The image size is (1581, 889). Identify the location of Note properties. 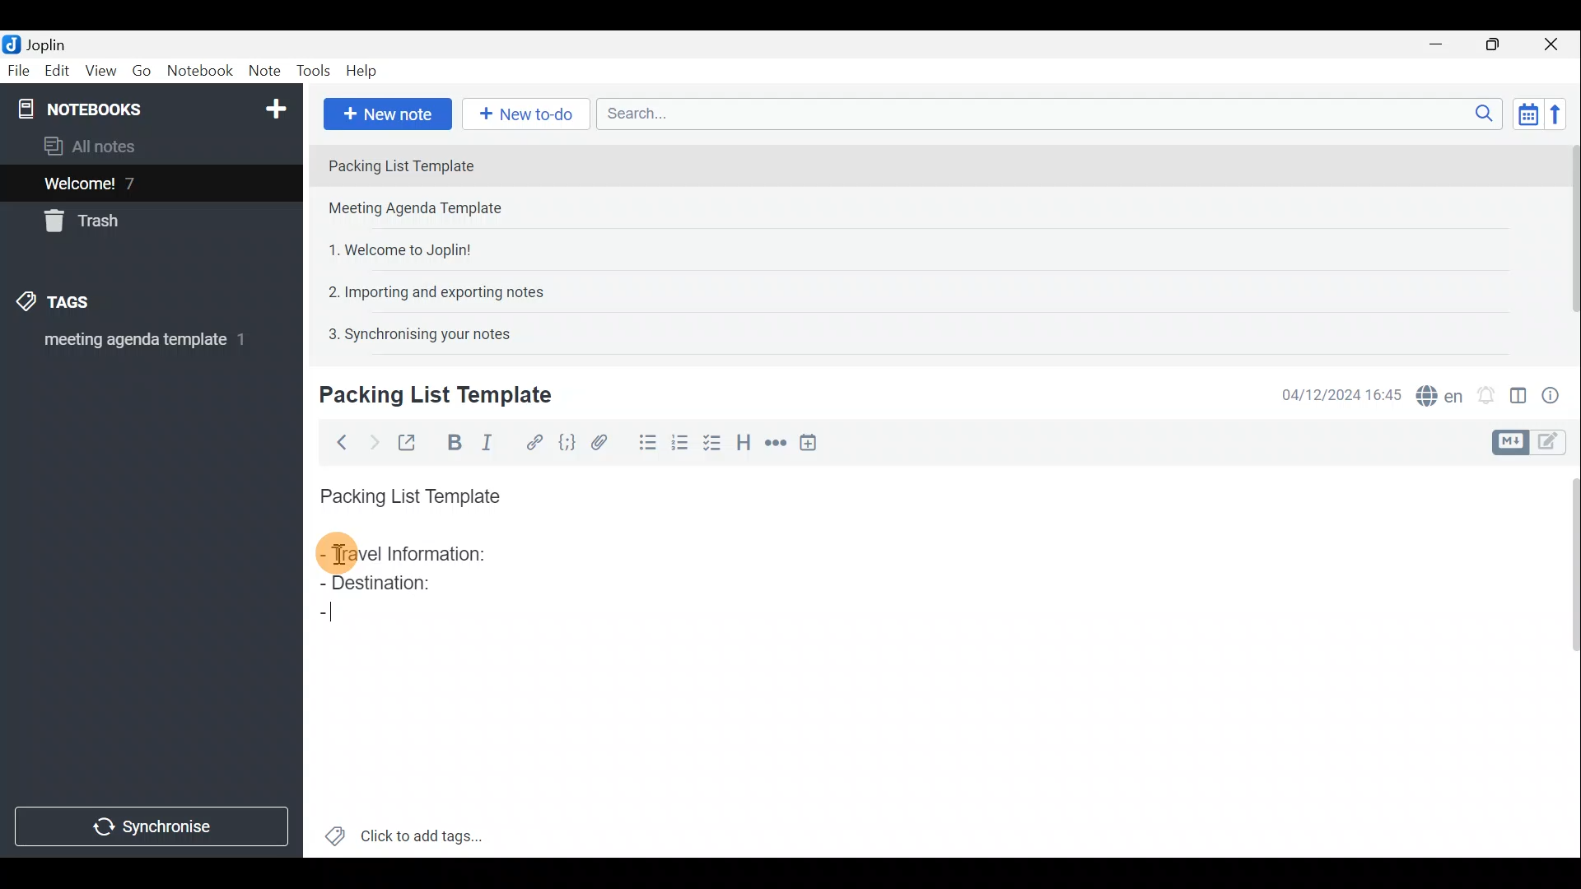
(1556, 393).